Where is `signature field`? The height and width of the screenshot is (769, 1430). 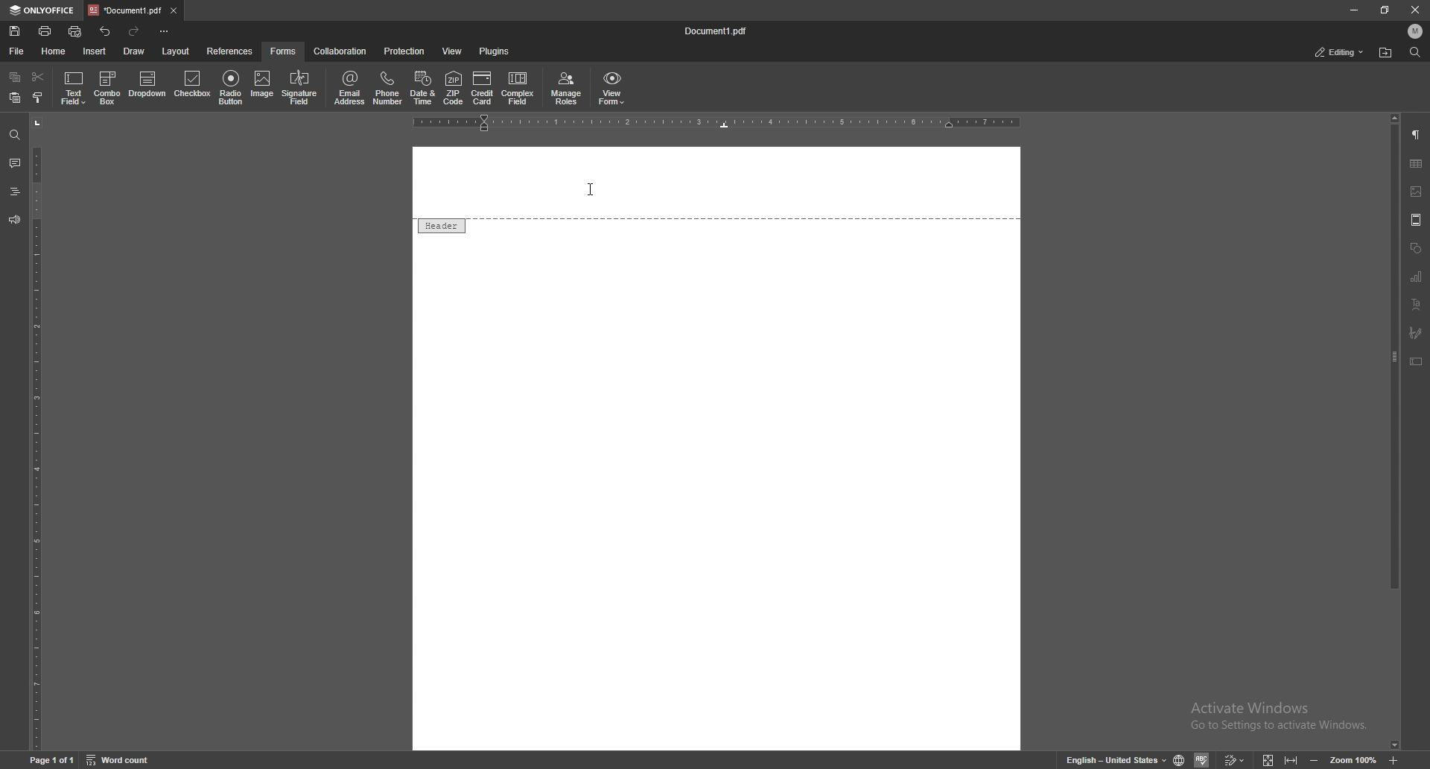 signature field is located at coordinates (300, 88).